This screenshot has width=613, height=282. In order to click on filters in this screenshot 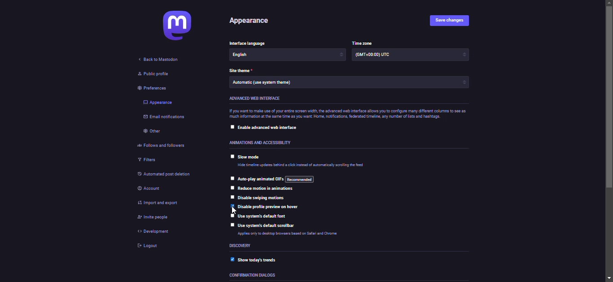, I will do `click(147, 160)`.